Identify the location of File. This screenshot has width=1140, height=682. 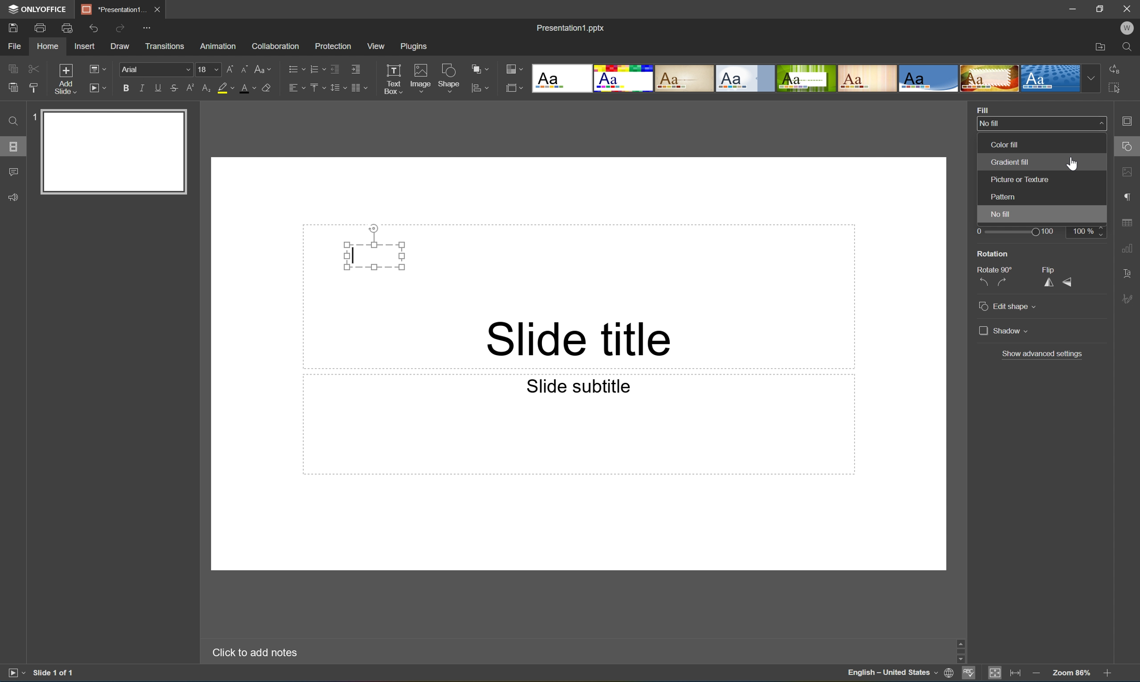
(14, 46).